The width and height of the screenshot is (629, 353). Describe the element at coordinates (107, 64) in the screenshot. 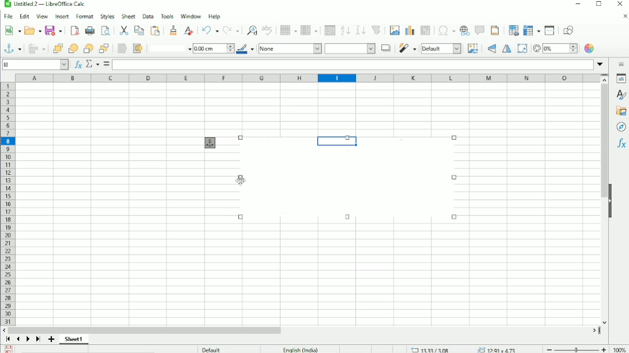

I see `Formula` at that location.